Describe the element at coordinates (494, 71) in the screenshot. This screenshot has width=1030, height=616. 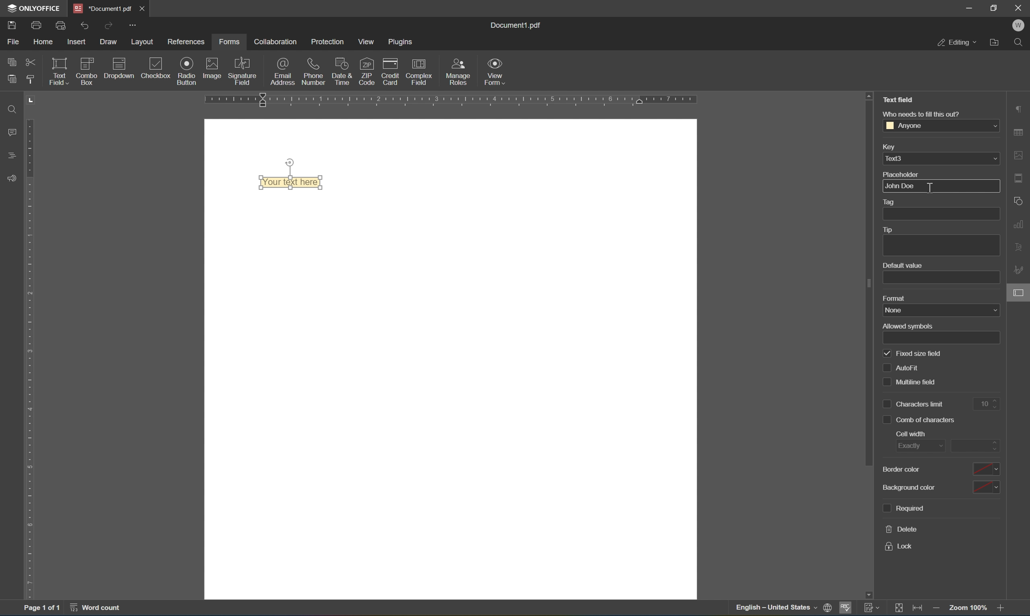
I see `view form` at that location.